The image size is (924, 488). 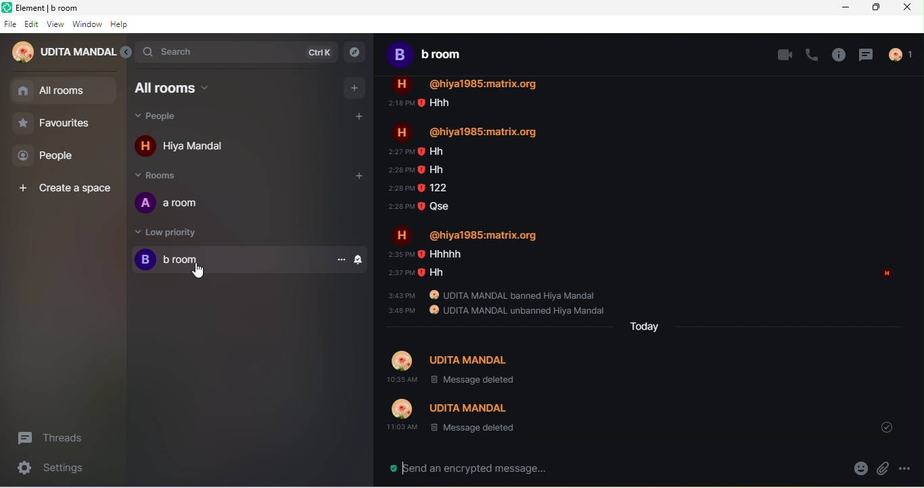 I want to click on threads, so click(x=60, y=435).